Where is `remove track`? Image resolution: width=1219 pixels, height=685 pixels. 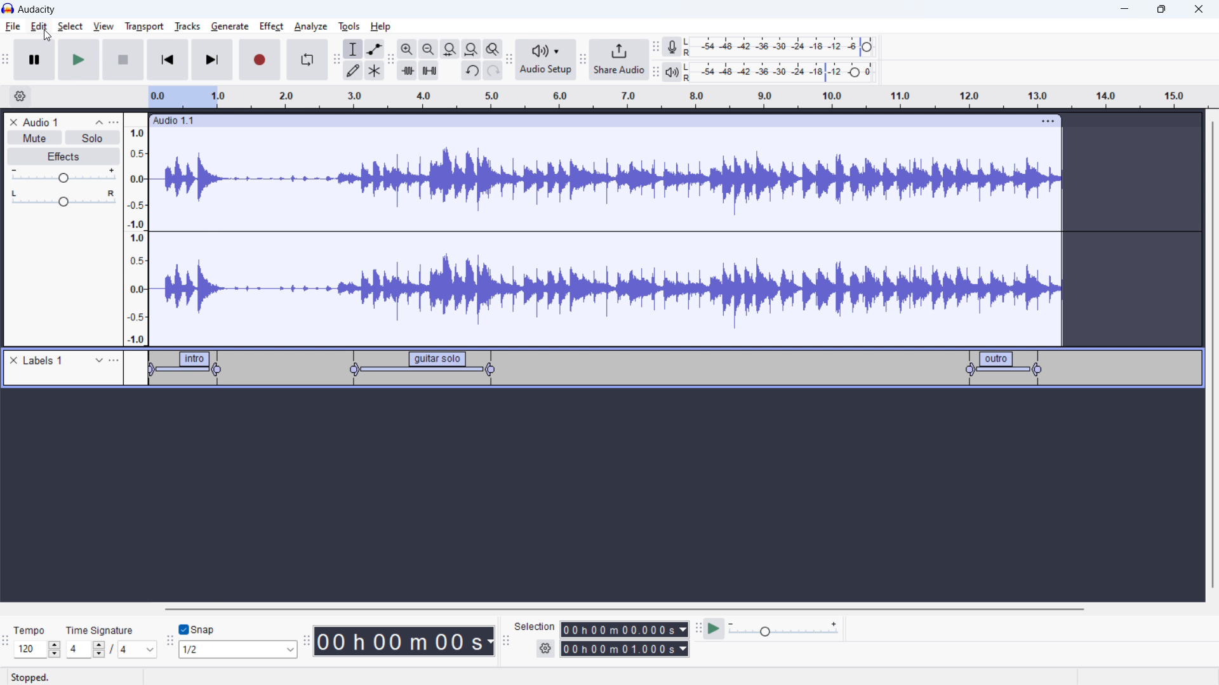 remove track is located at coordinates (13, 122).